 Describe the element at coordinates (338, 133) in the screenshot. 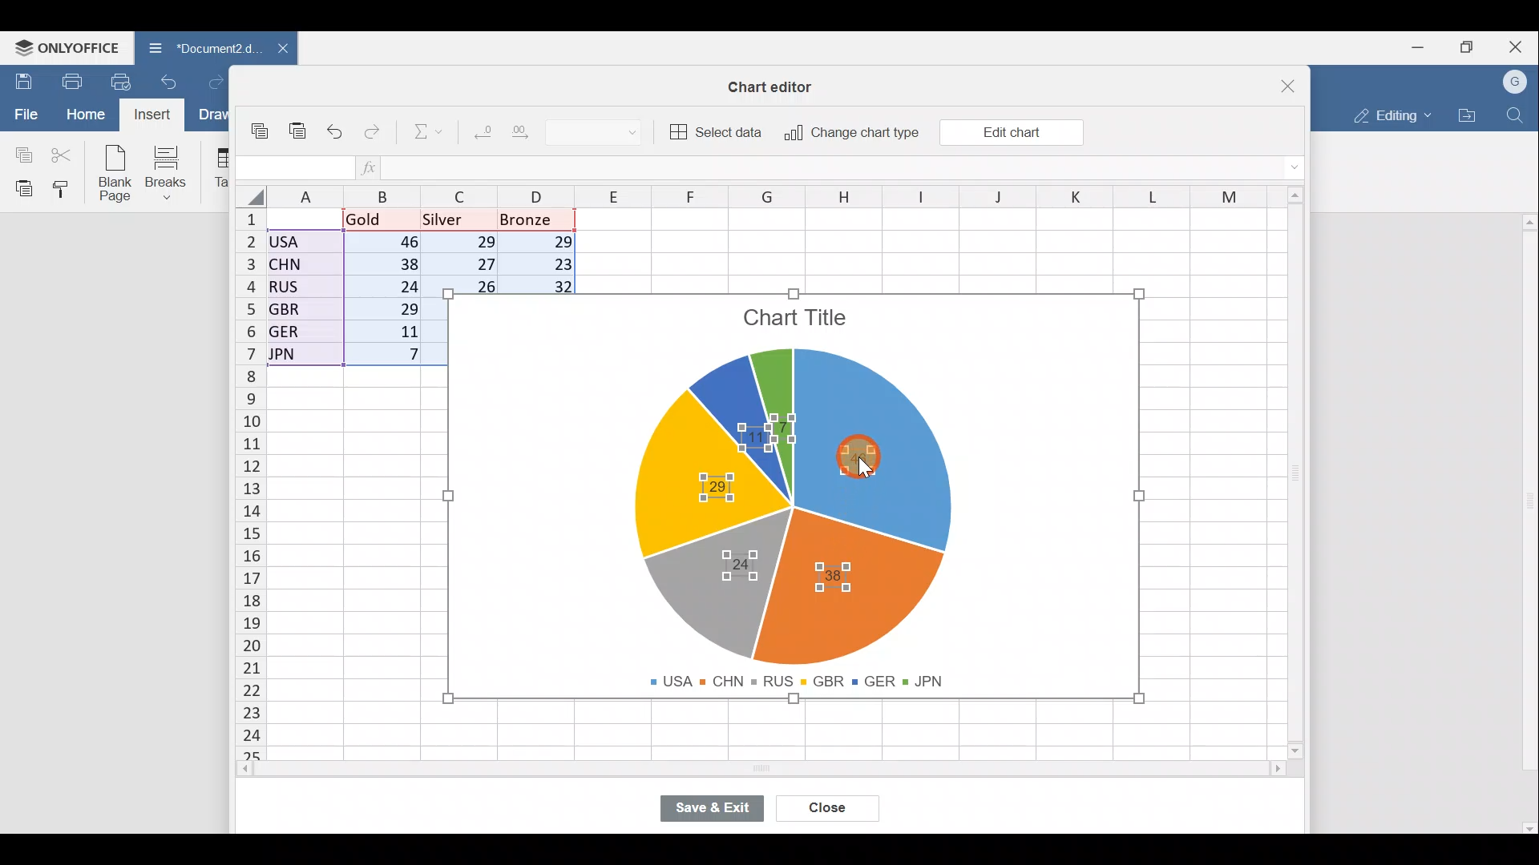

I see `Undo` at that location.